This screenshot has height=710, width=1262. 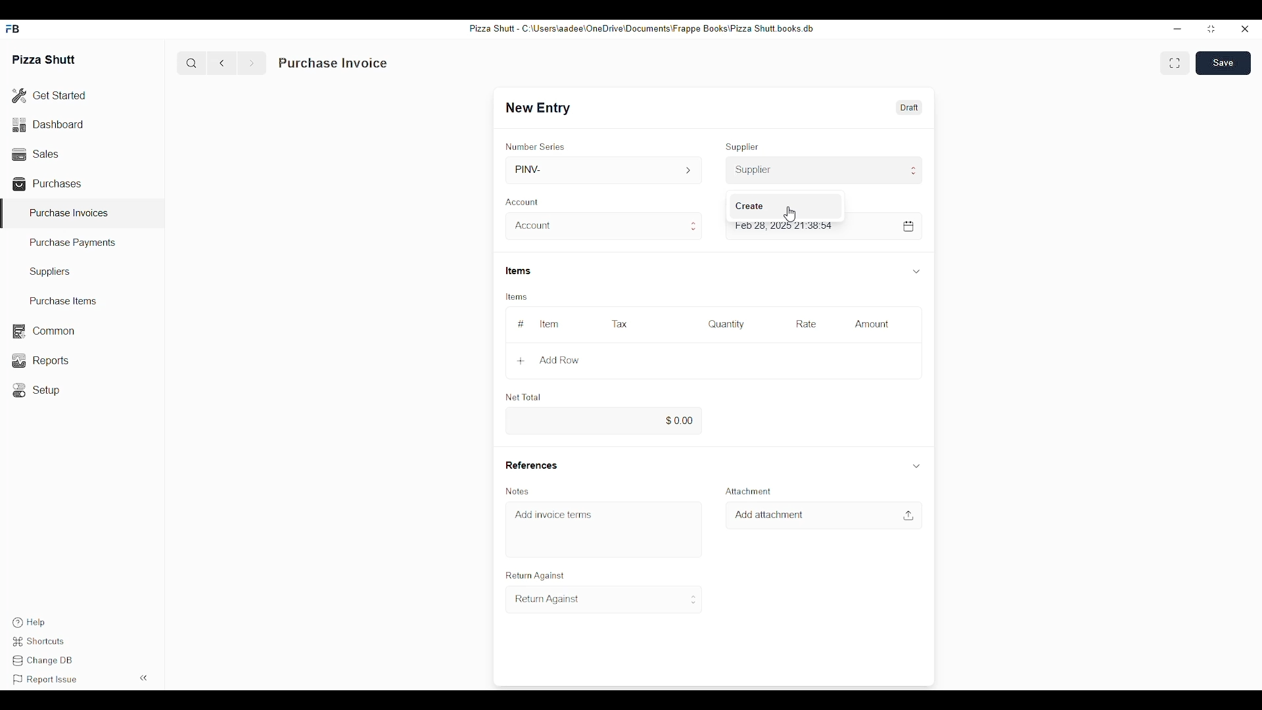 What do you see at coordinates (726, 323) in the screenshot?
I see `Quantity` at bounding box center [726, 323].